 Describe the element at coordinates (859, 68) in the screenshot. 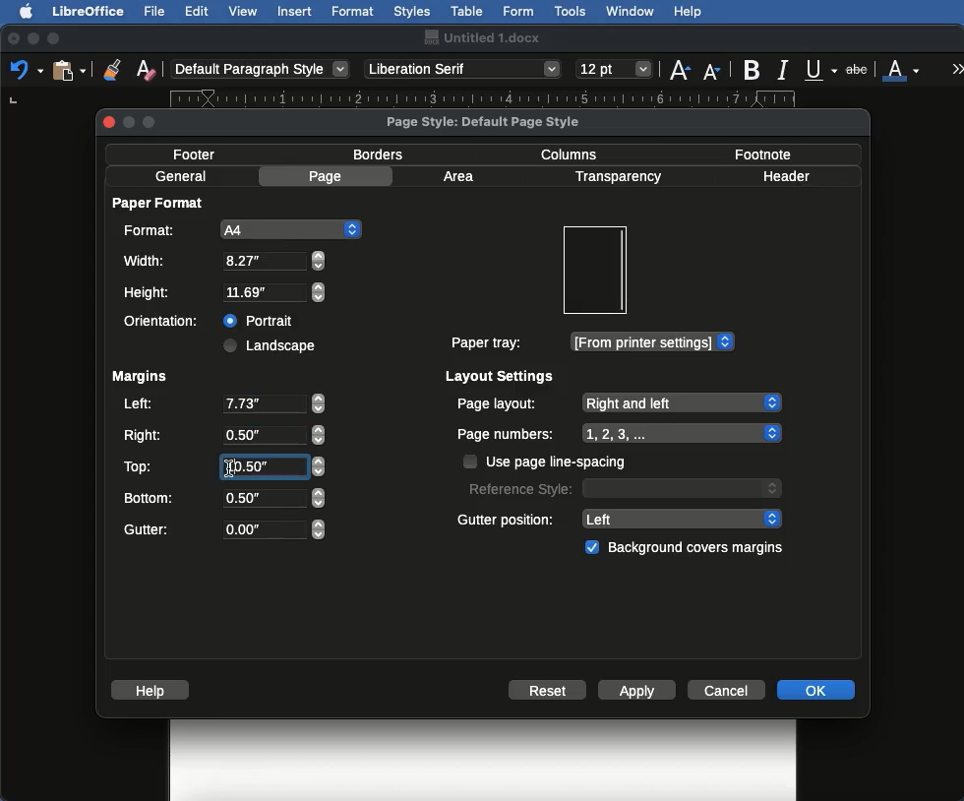

I see `Strikethrough ` at that location.